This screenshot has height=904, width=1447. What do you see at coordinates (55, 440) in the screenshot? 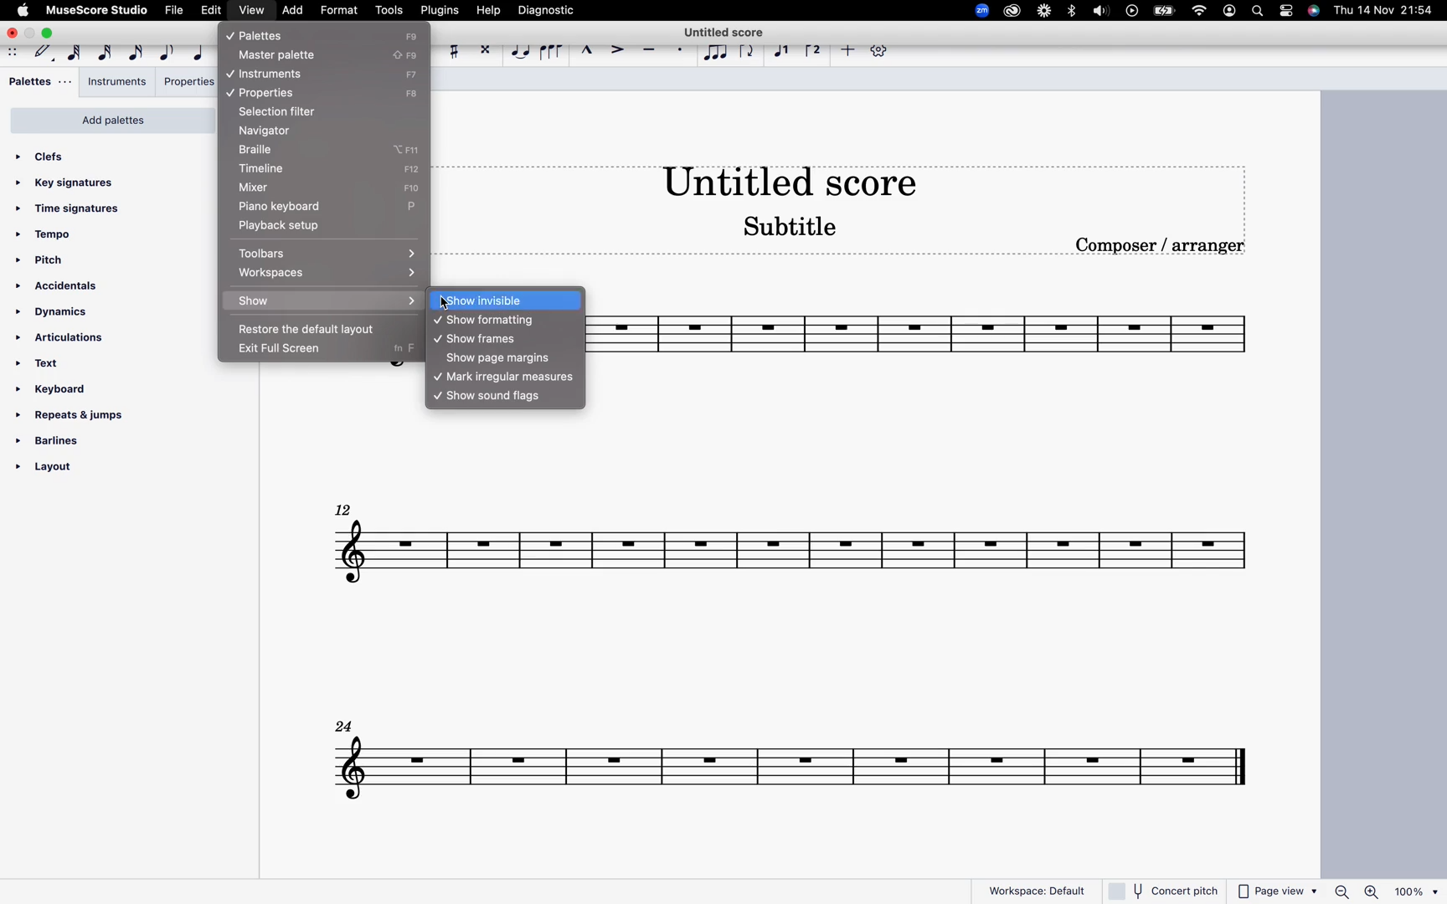
I see `barlines` at bounding box center [55, 440].